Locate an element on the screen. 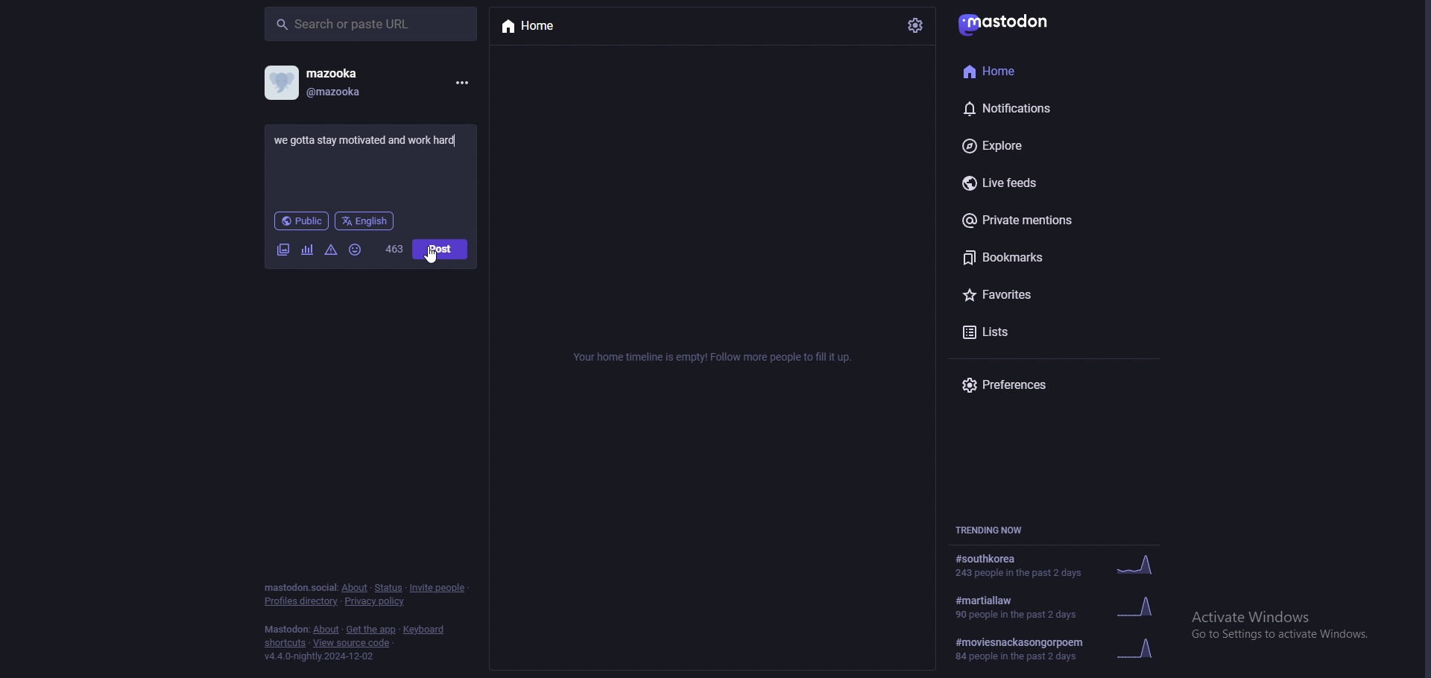 The height and width of the screenshot is (678, 1431). emoji is located at coordinates (356, 250).